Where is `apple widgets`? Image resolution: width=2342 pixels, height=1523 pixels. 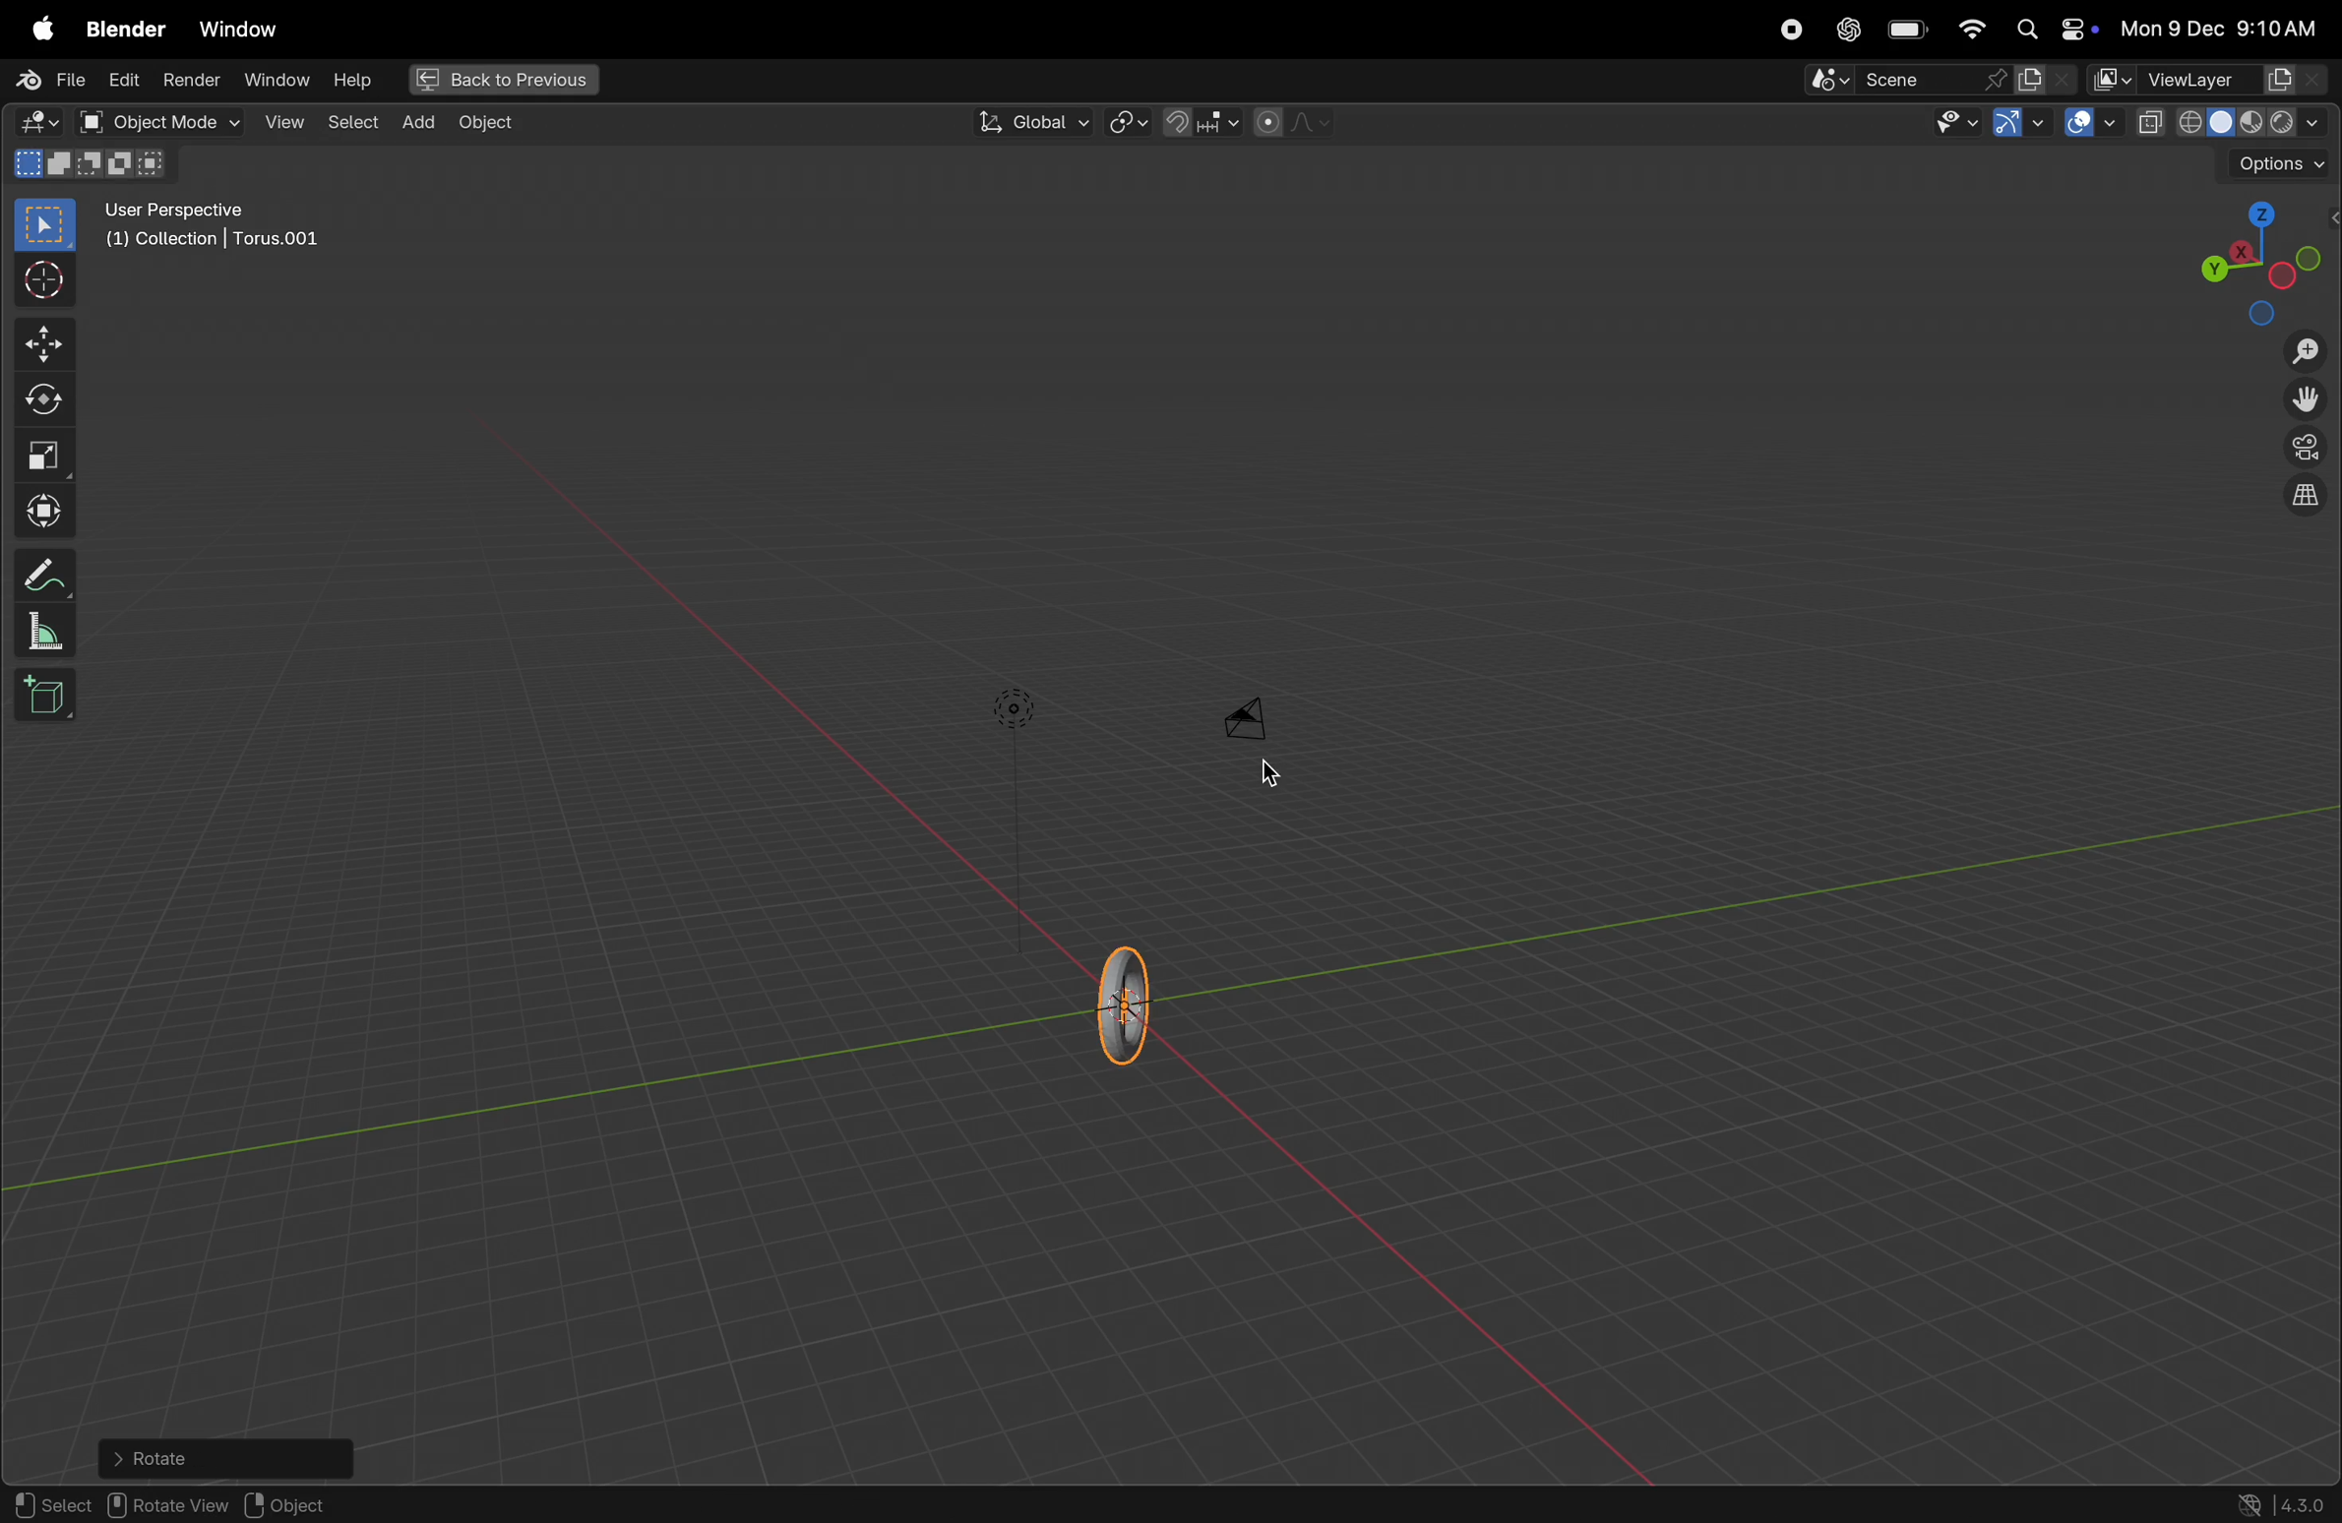 apple widgets is located at coordinates (2053, 30).